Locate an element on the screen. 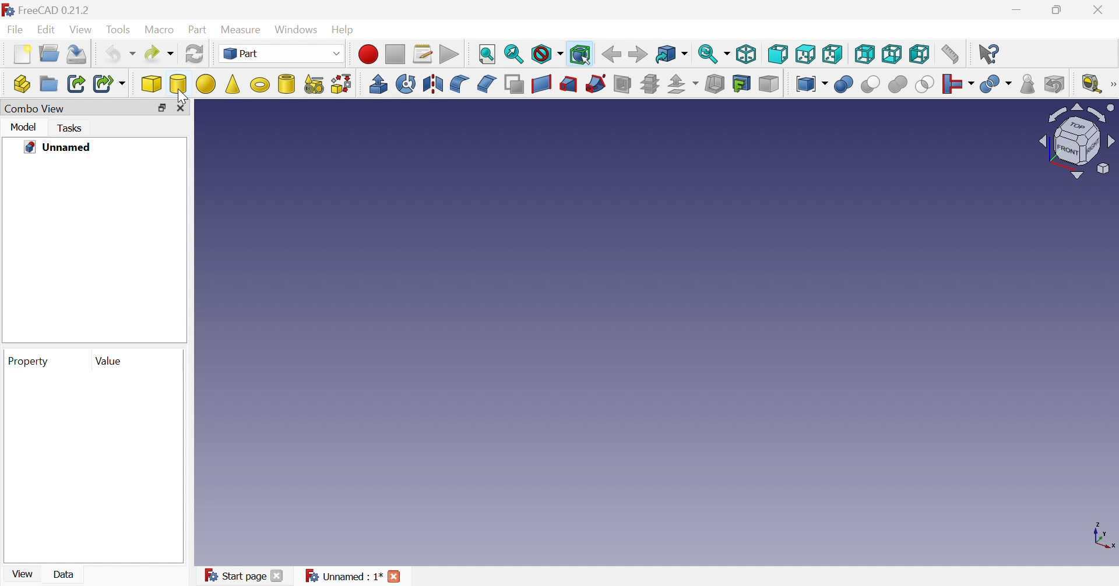 The width and height of the screenshot is (1119, 586). Sweep is located at coordinates (594, 84).